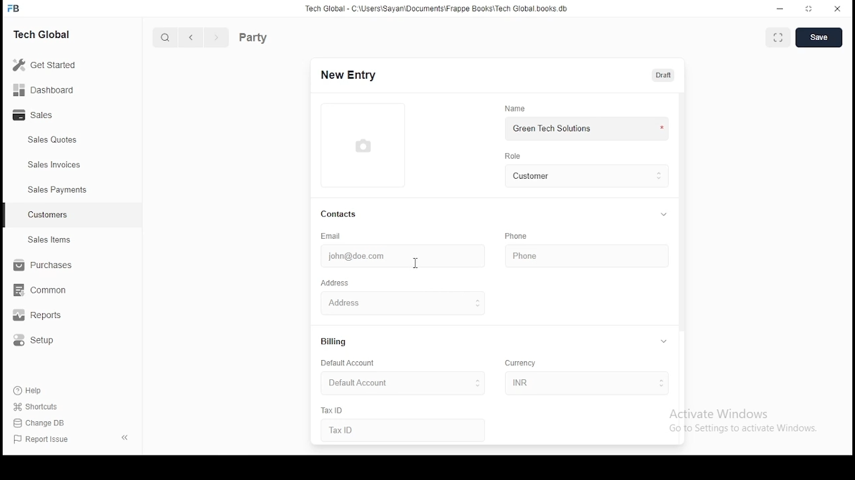 The height and width of the screenshot is (480, 855). Describe the element at coordinates (360, 430) in the screenshot. I see `Tax ID` at that location.